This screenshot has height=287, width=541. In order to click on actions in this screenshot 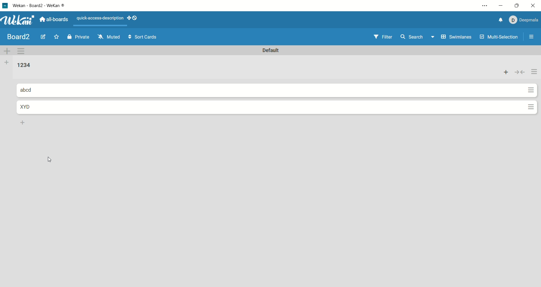, I will do `click(531, 108)`.